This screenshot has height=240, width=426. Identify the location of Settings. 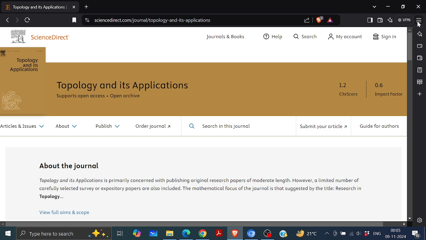
(420, 220).